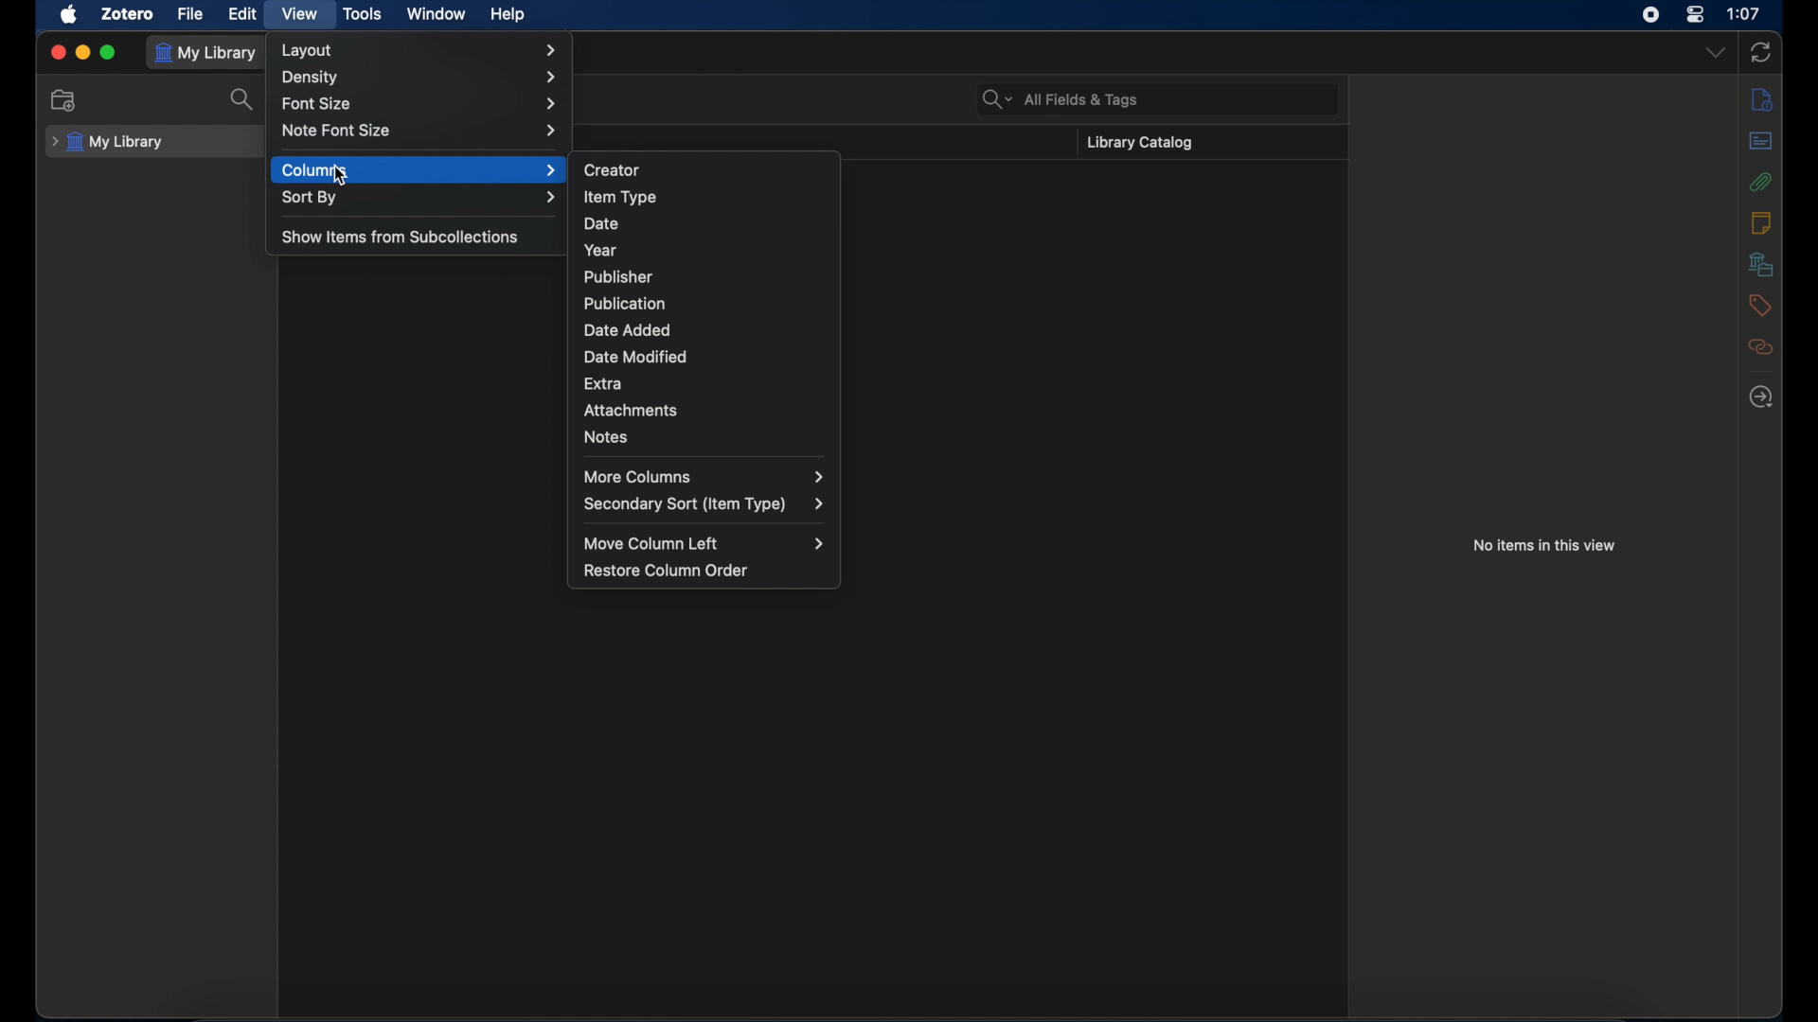  I want to click on font size, so click(419, 105).